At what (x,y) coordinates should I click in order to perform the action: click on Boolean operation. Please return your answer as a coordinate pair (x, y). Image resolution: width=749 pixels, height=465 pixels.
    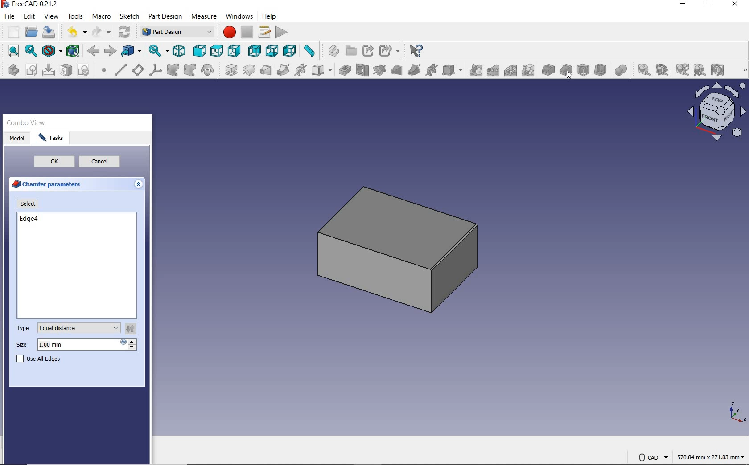
    Looking at the image, I should click on (621, 70).